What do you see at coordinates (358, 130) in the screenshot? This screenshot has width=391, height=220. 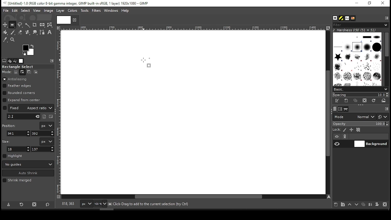 I see `lock alpha channel` at bounding box center [358, 130].